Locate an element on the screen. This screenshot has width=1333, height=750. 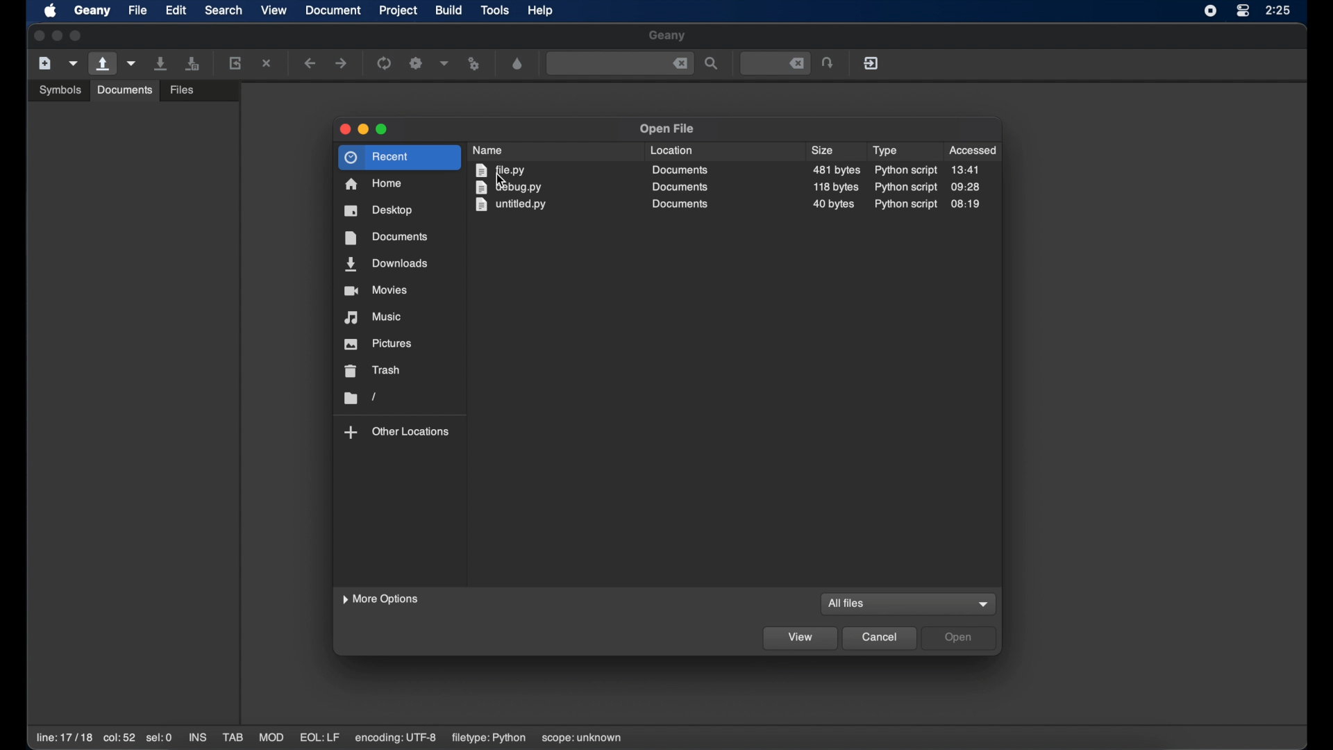
python script is located at coordinates (907, 205).